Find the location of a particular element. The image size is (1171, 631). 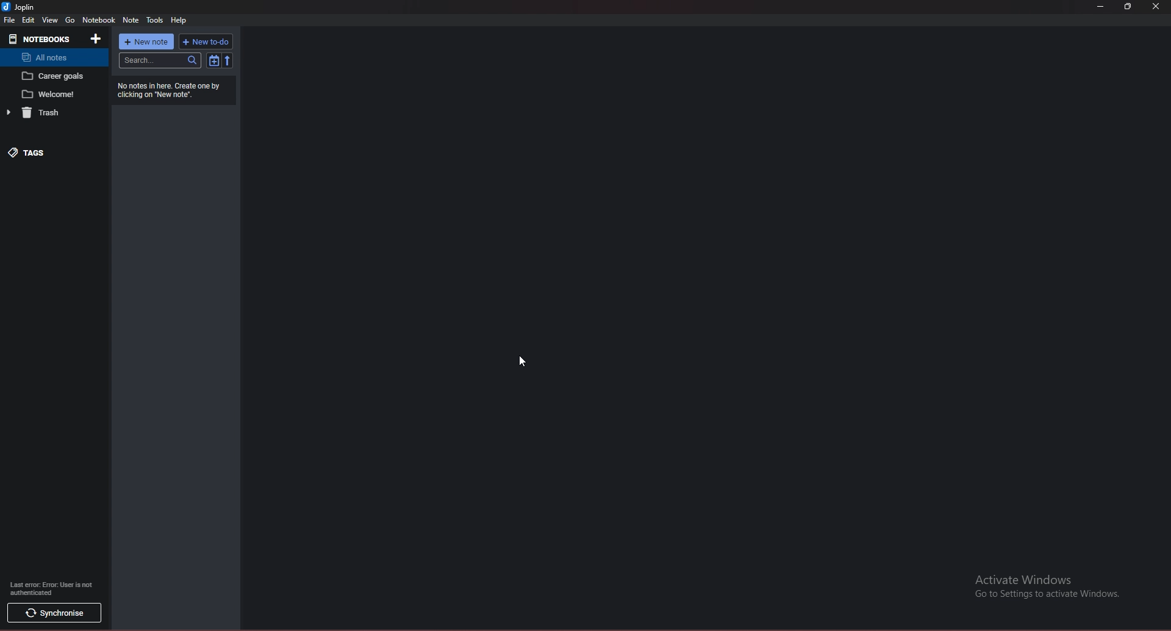

search is located at coordinates (160, 60).